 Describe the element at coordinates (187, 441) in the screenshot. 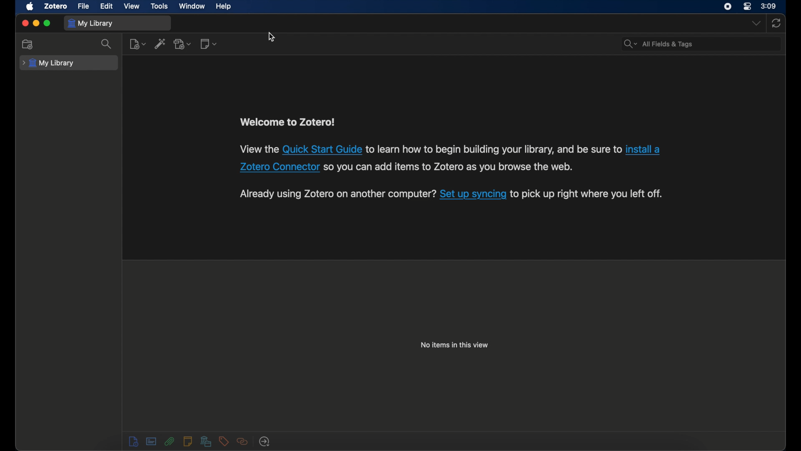

I see `notes` at that location.